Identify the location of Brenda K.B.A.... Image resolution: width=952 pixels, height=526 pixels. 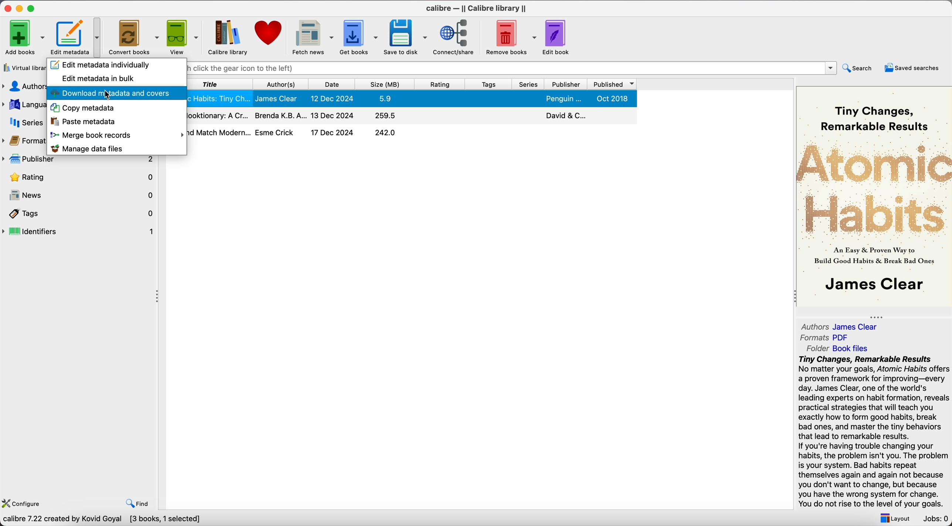
(280, 116).